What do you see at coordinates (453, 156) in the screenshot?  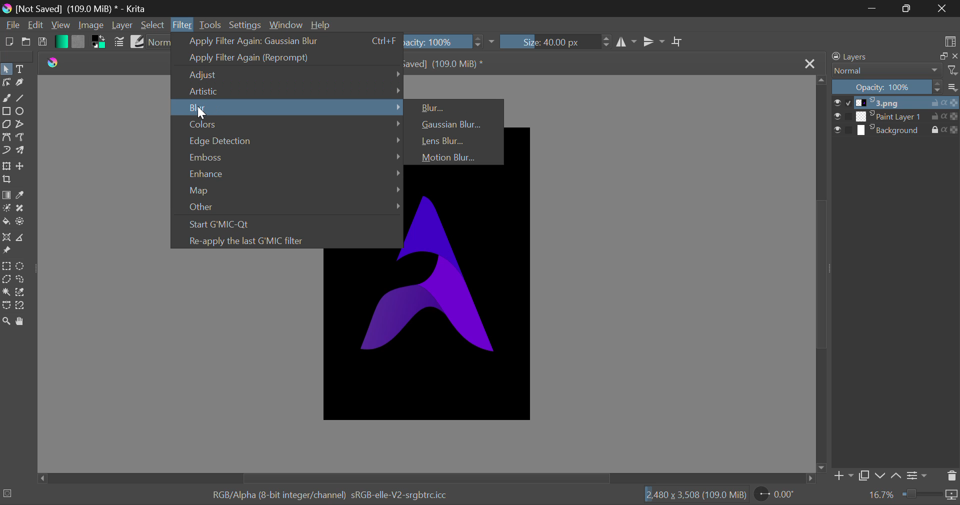 I see `Motion Blur` at bounding box center [453, 156].